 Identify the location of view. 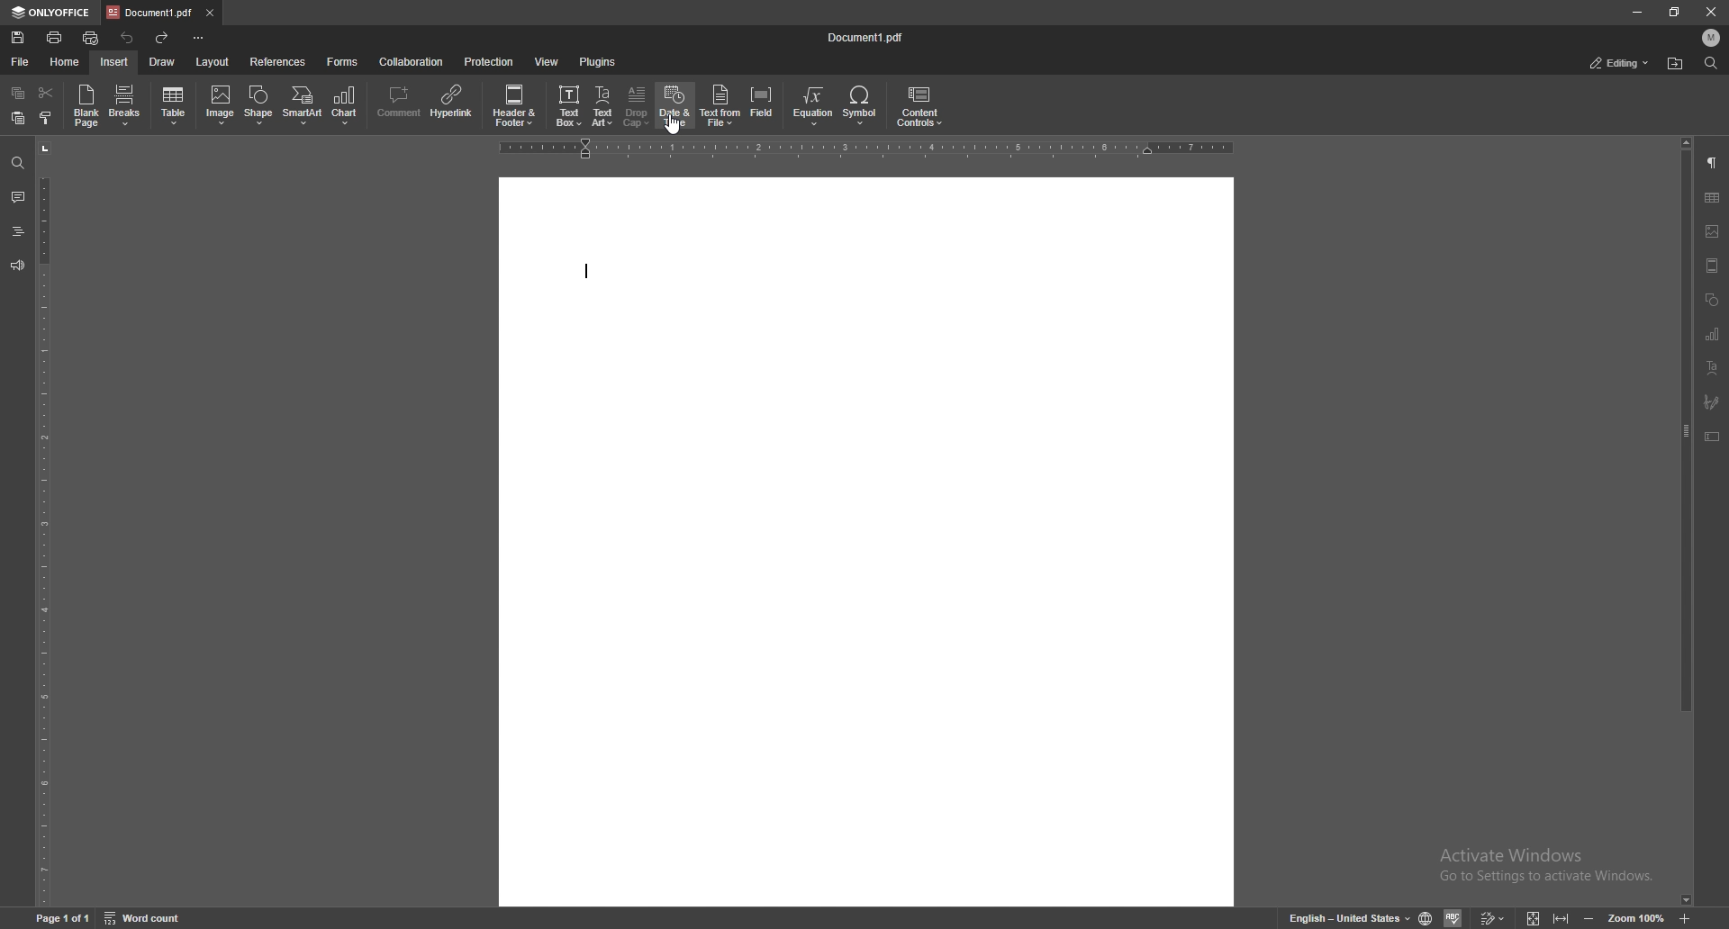
(1712, 266).